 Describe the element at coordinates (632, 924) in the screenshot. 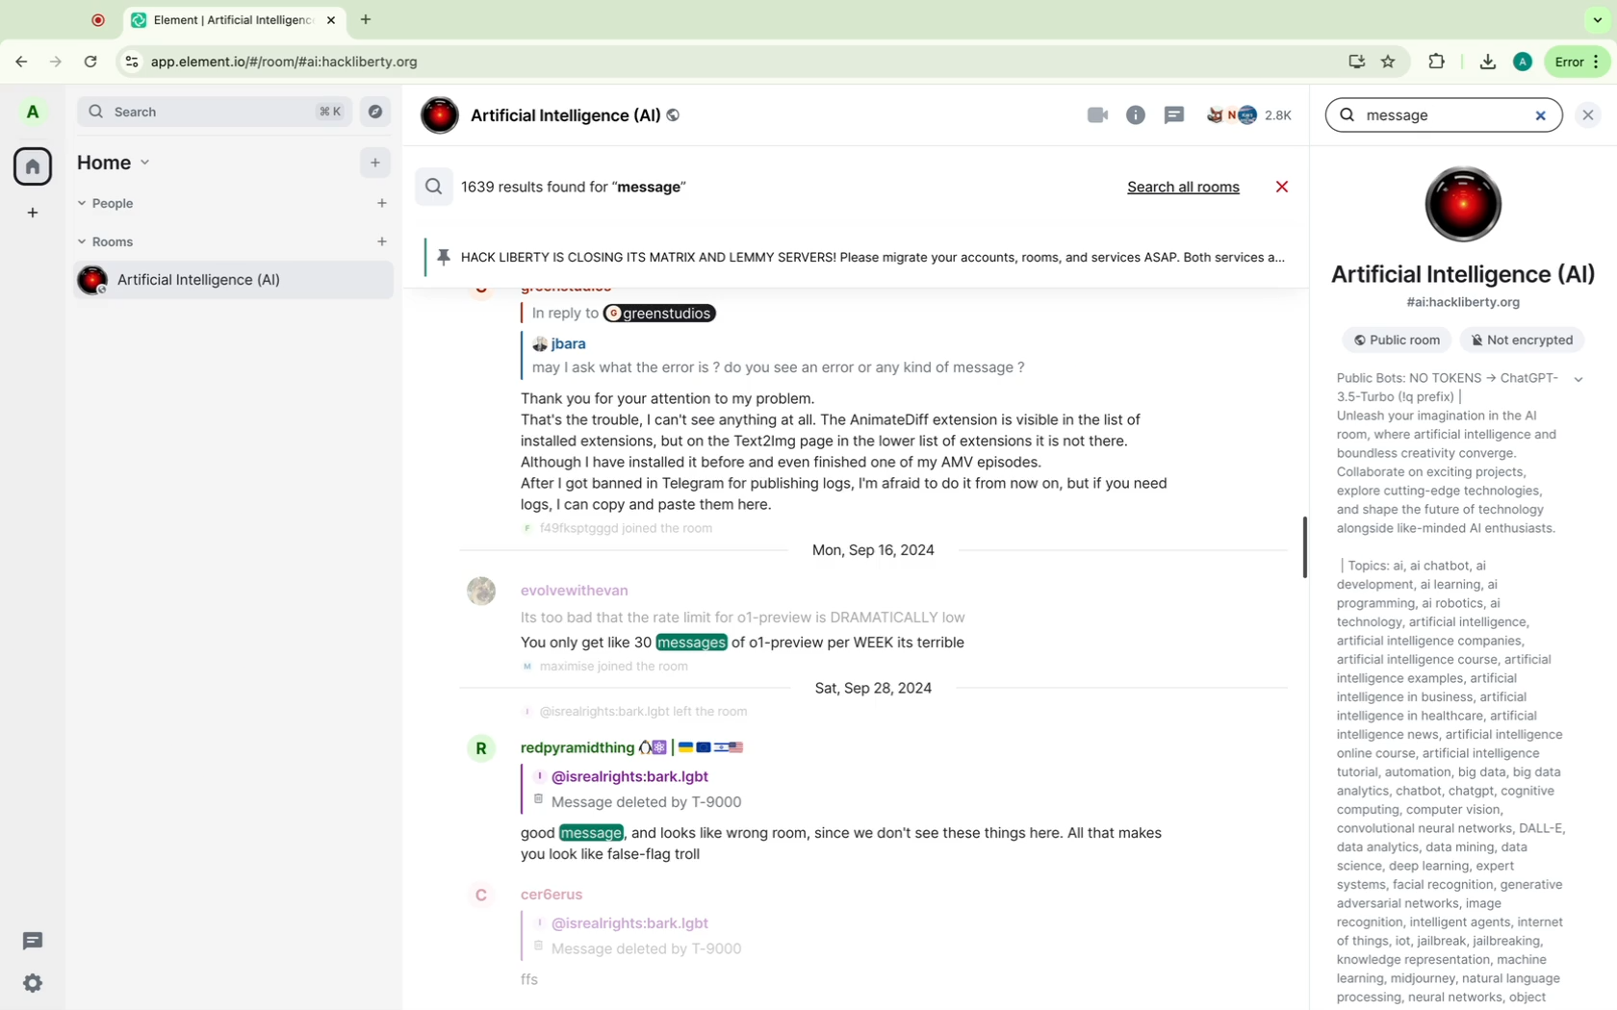

I see `profile` at that location.